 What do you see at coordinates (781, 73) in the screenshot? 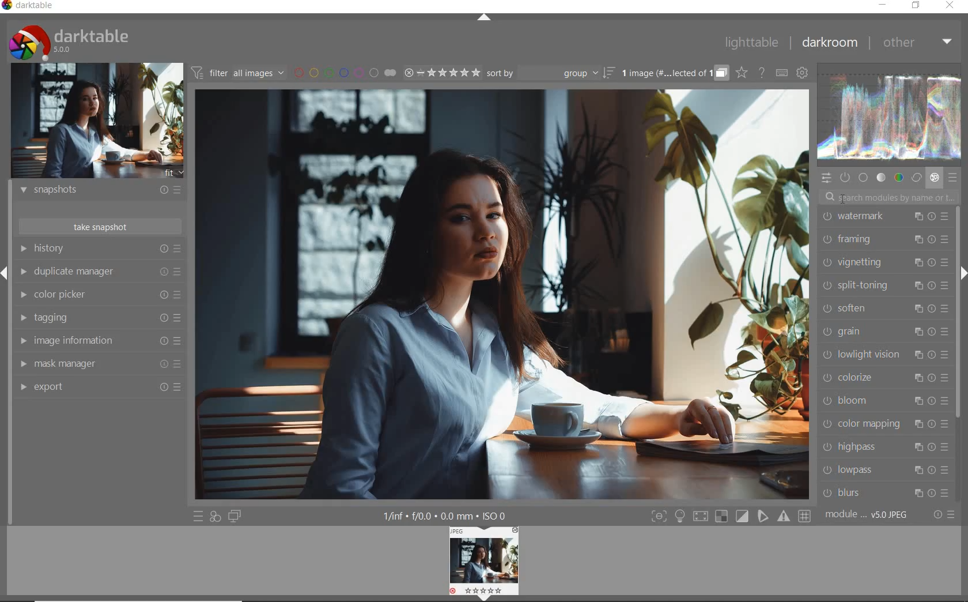
I see `set keyboard shortcuts` at bounding box center [781, 73].